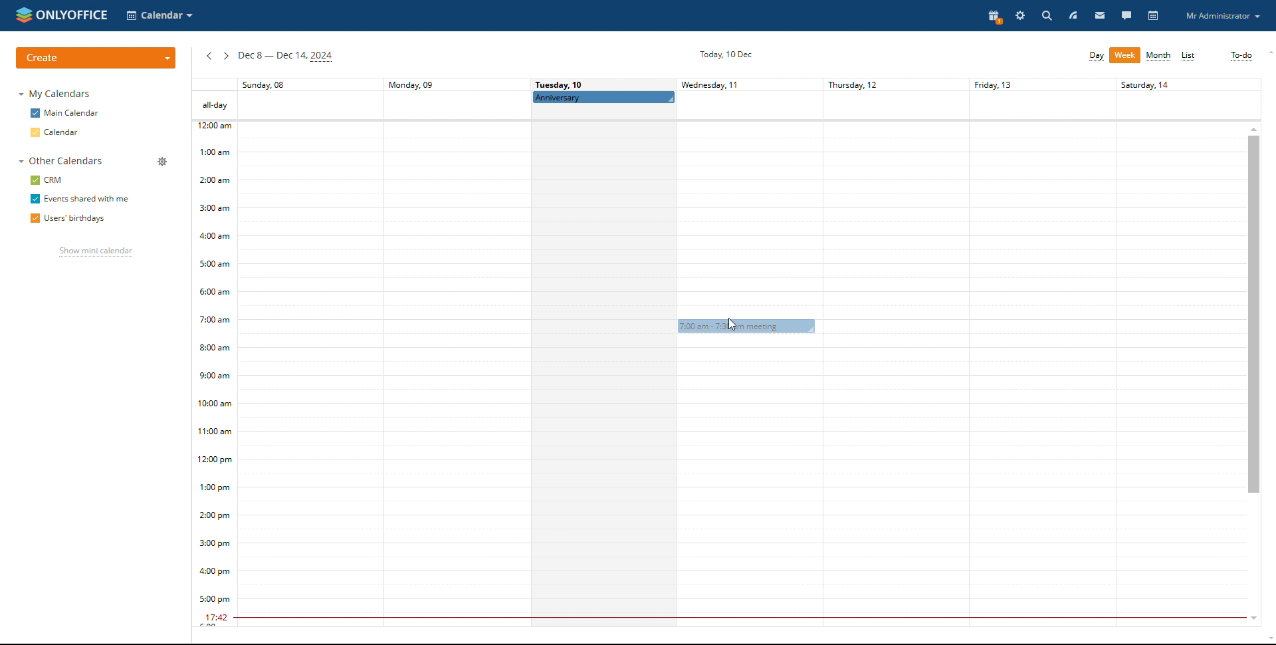 This screenshot has width=1276, height=645. I want to click on to-do, so click(1241, 56).